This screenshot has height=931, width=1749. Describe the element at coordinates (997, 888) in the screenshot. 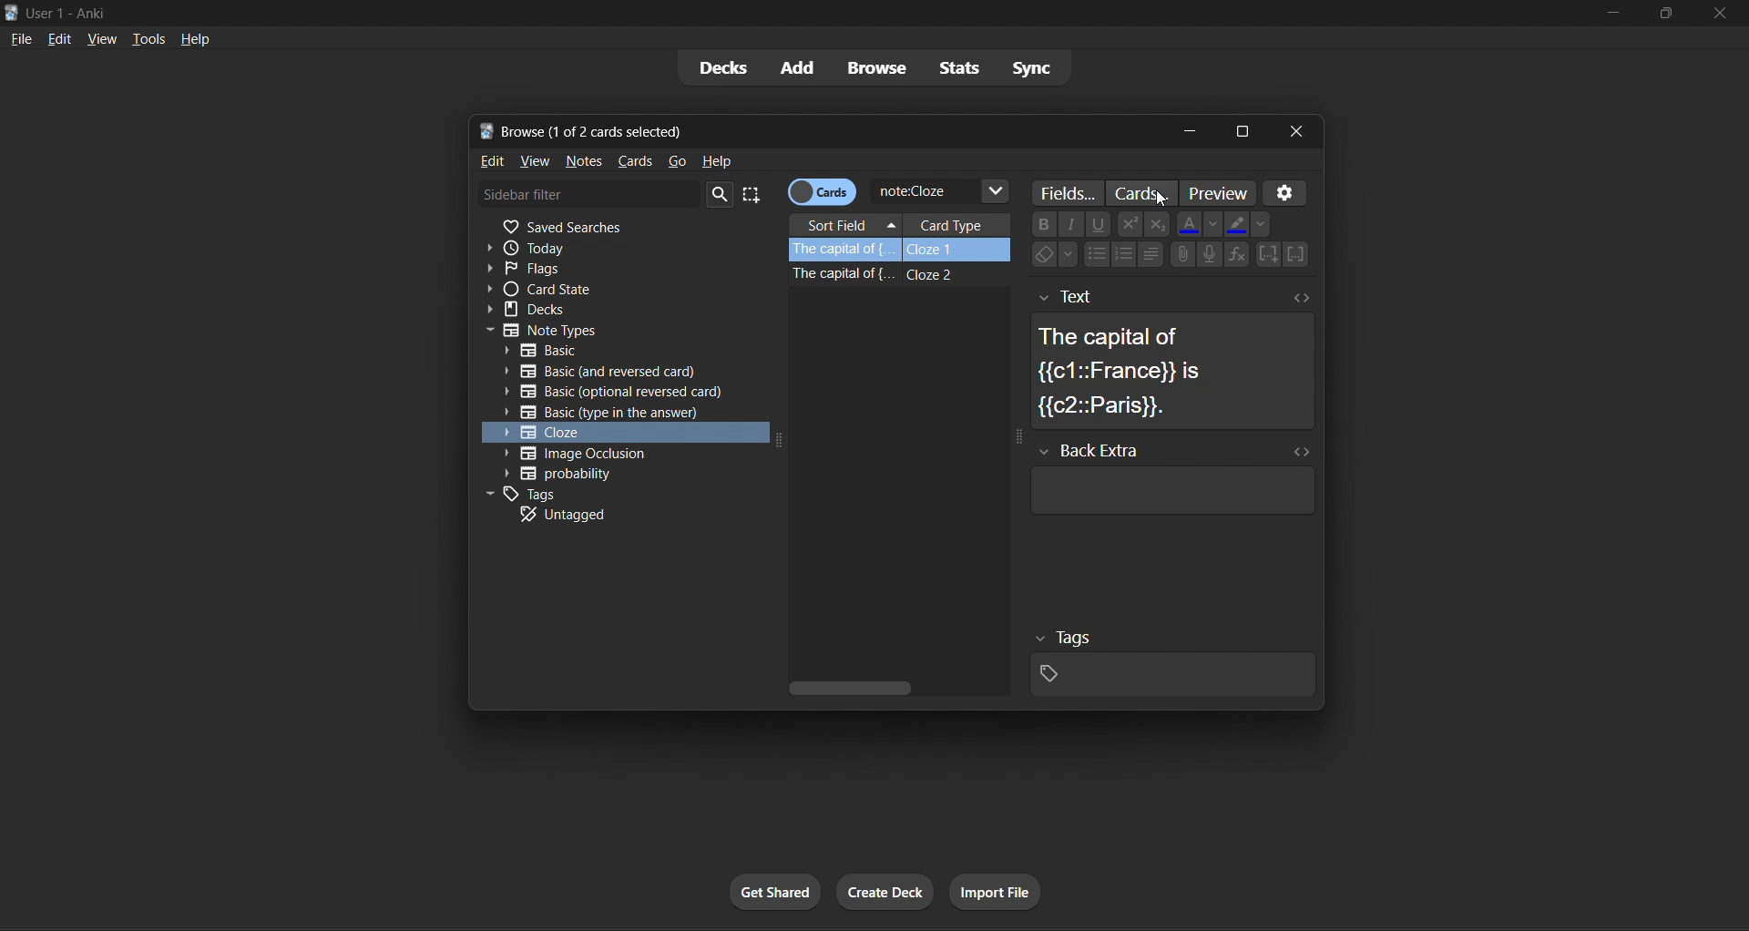

I see `import file` at that location.